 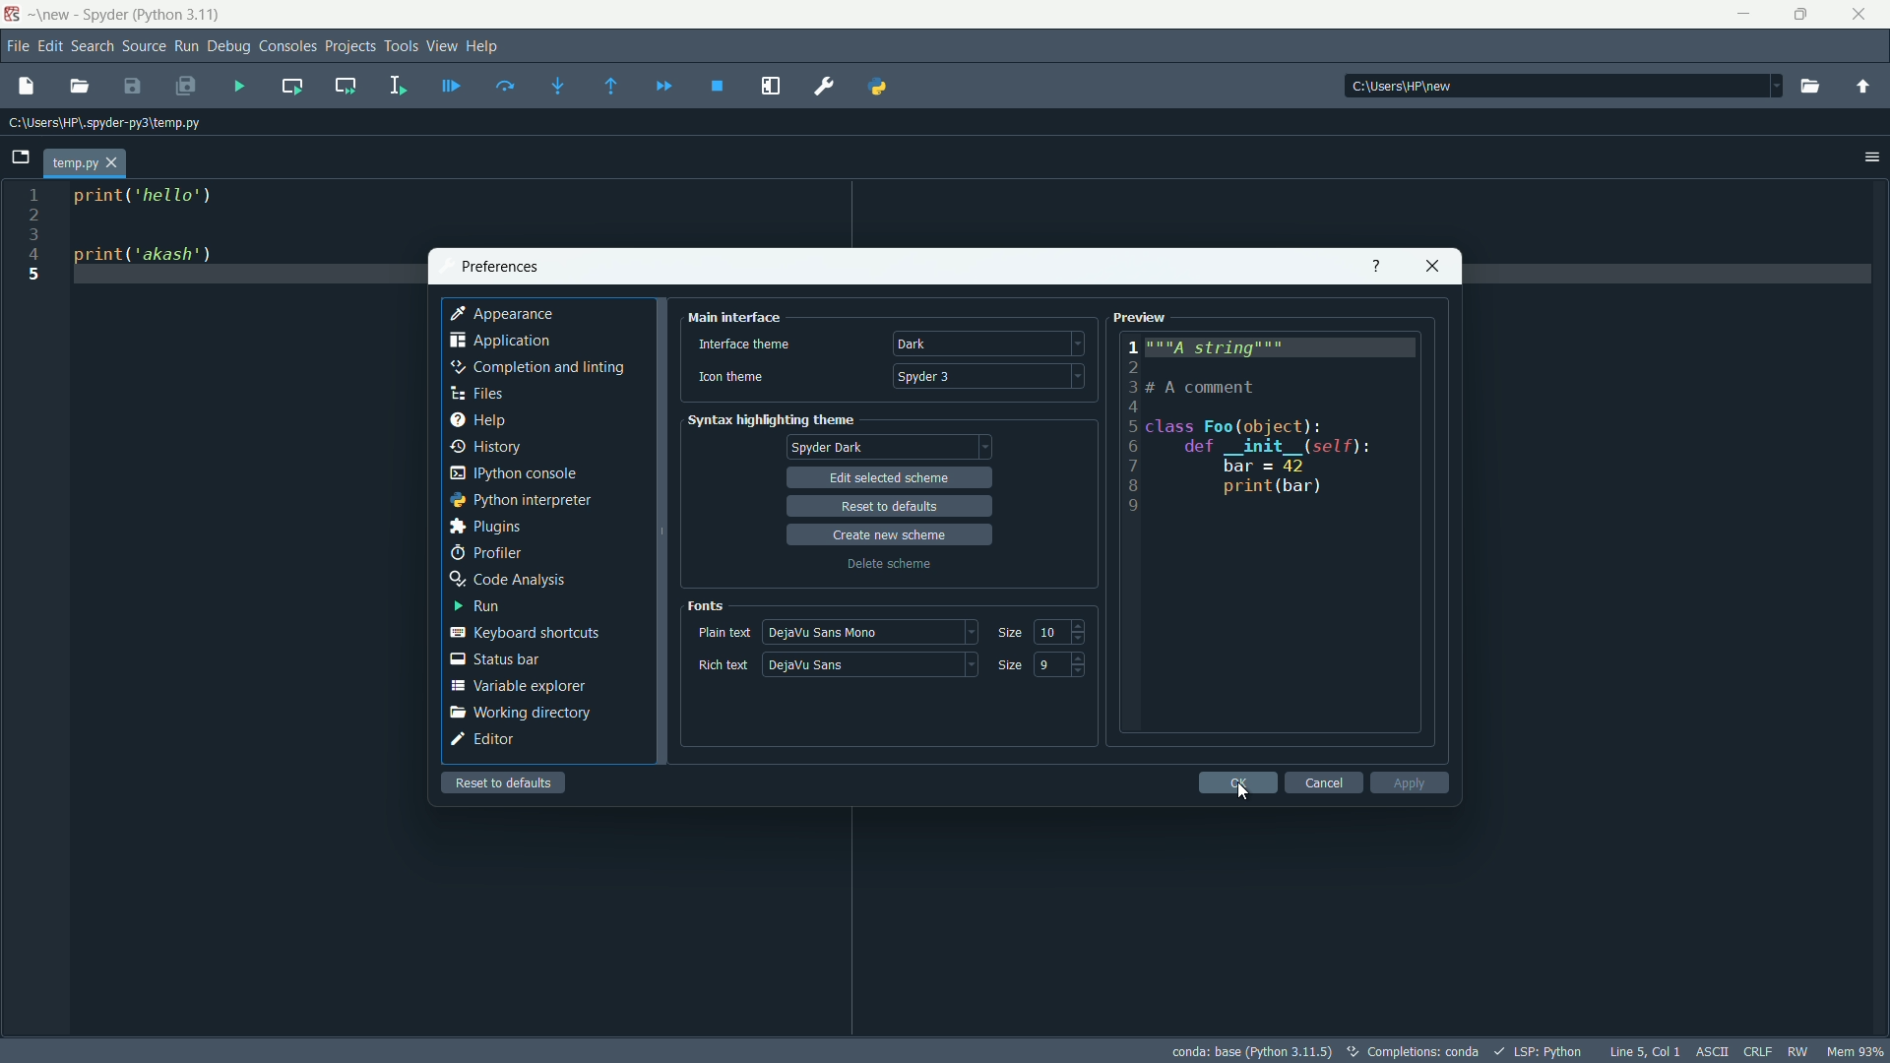 I want to click on Spyder, so click(x=101, y=15).